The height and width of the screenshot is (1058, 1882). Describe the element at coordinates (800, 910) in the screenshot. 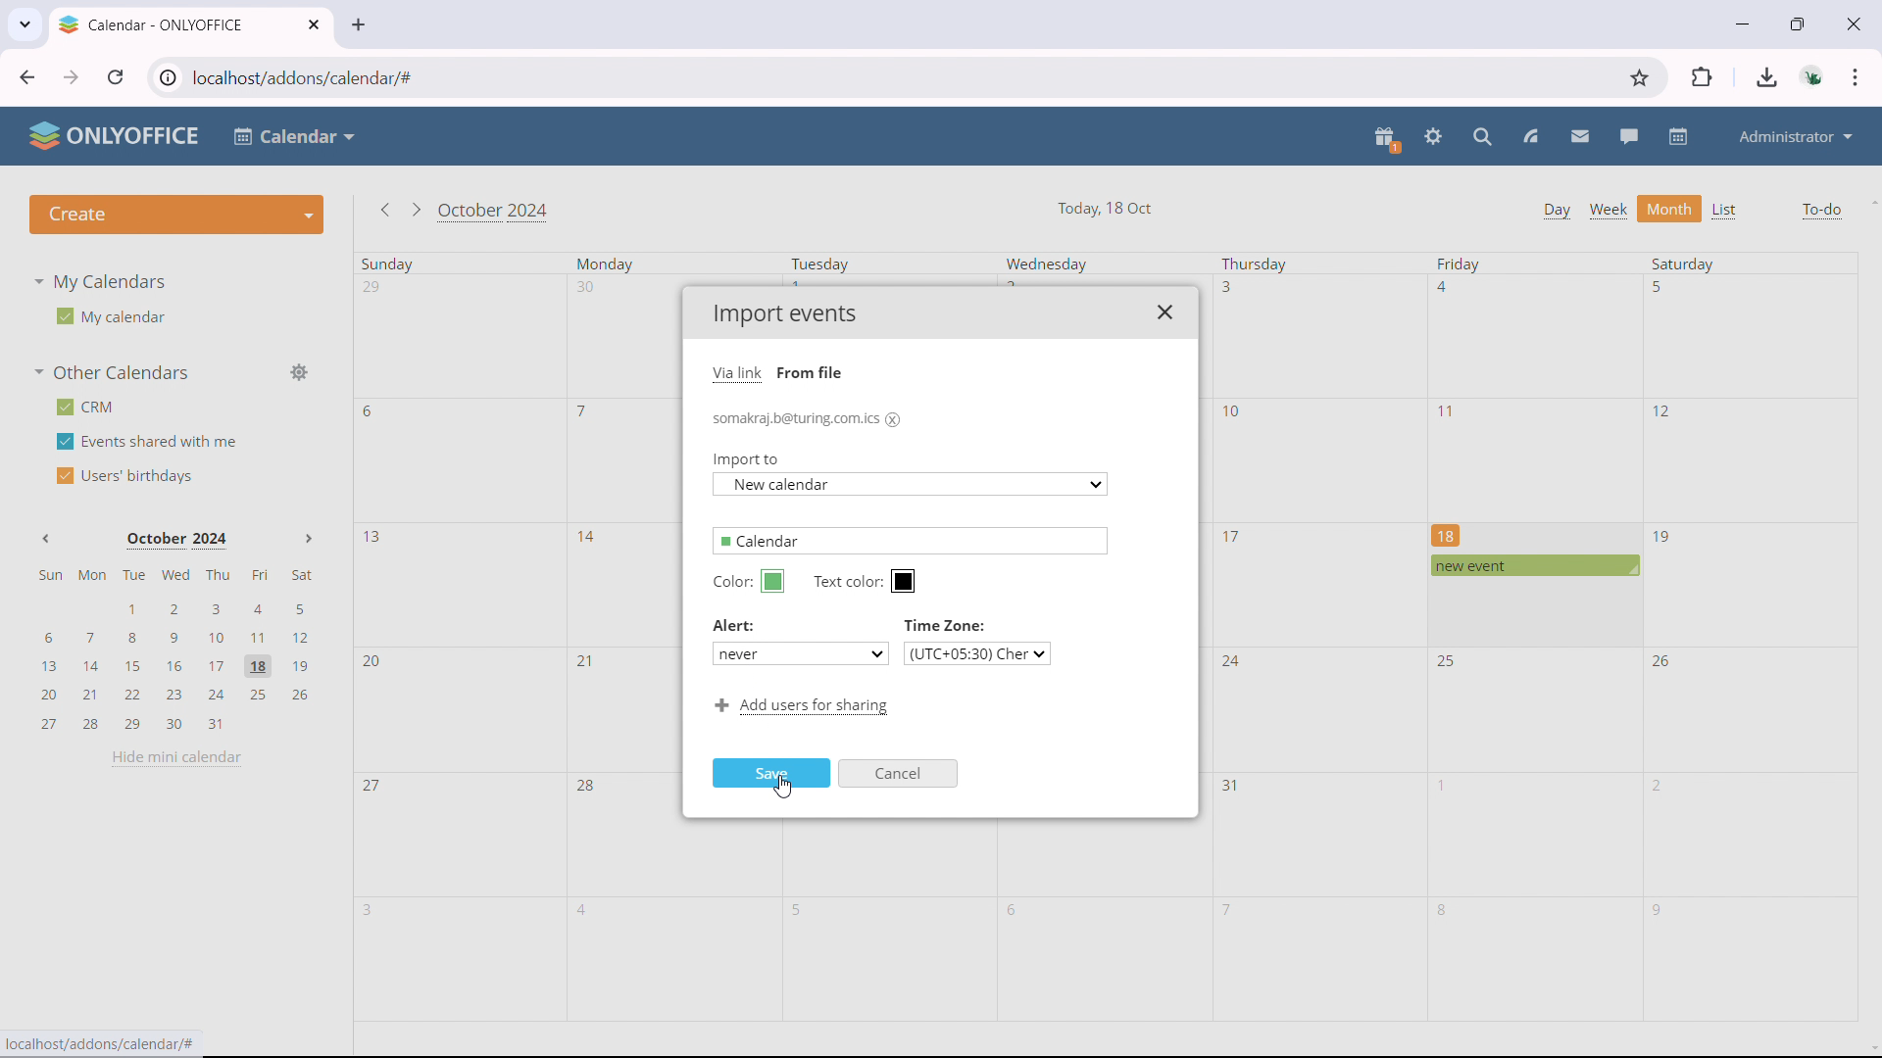

I see `5` at that location.